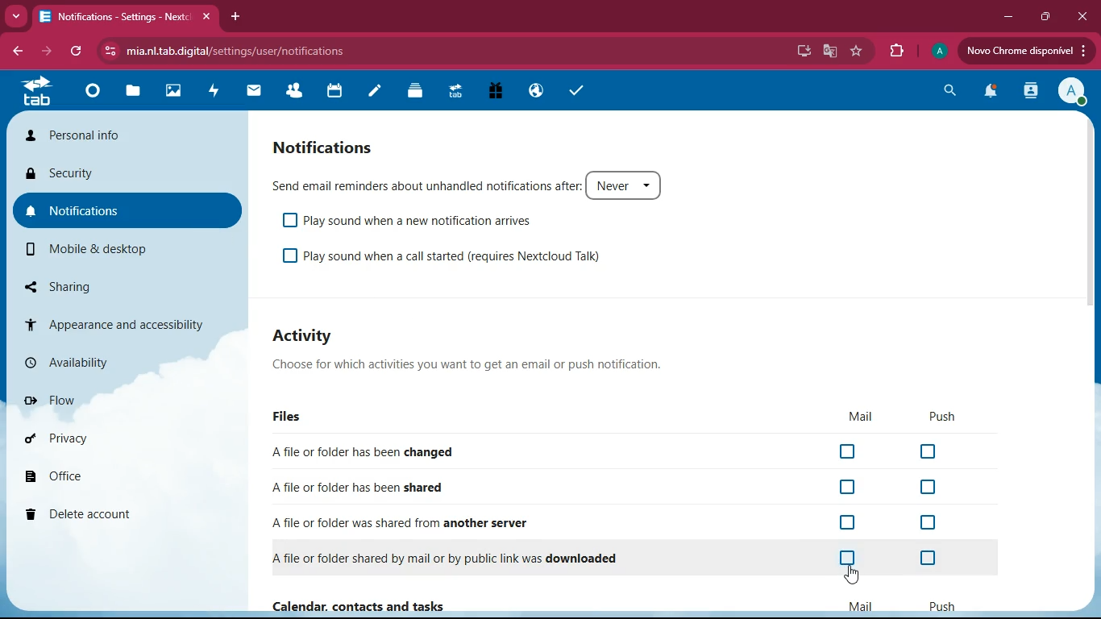  What do you see at coordinates (941, 603) in the screenshot?
I see `push` at bounding box center [941, 603].